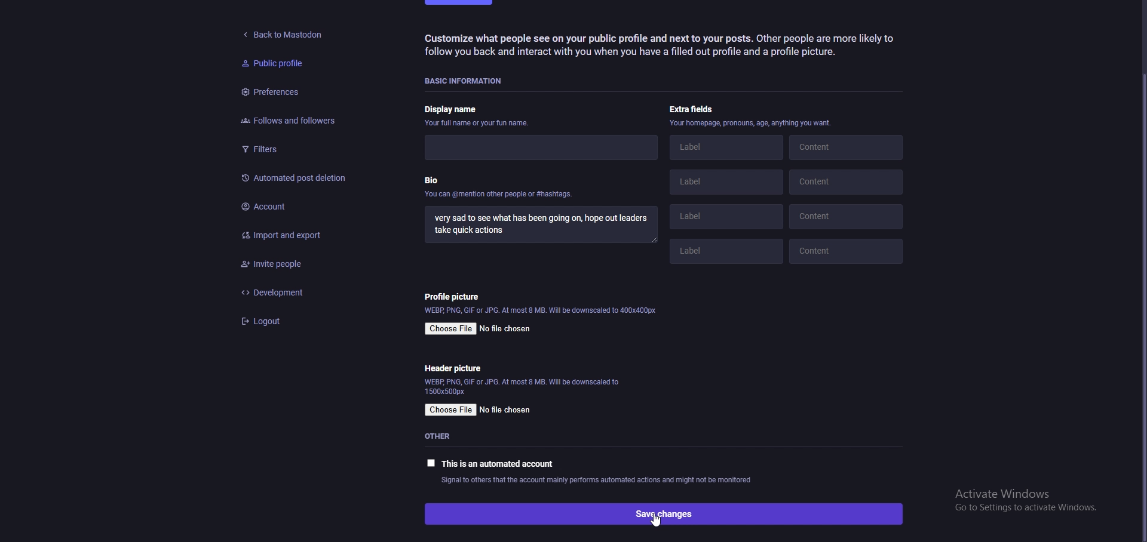  I want to click on content, so click(849, 183).